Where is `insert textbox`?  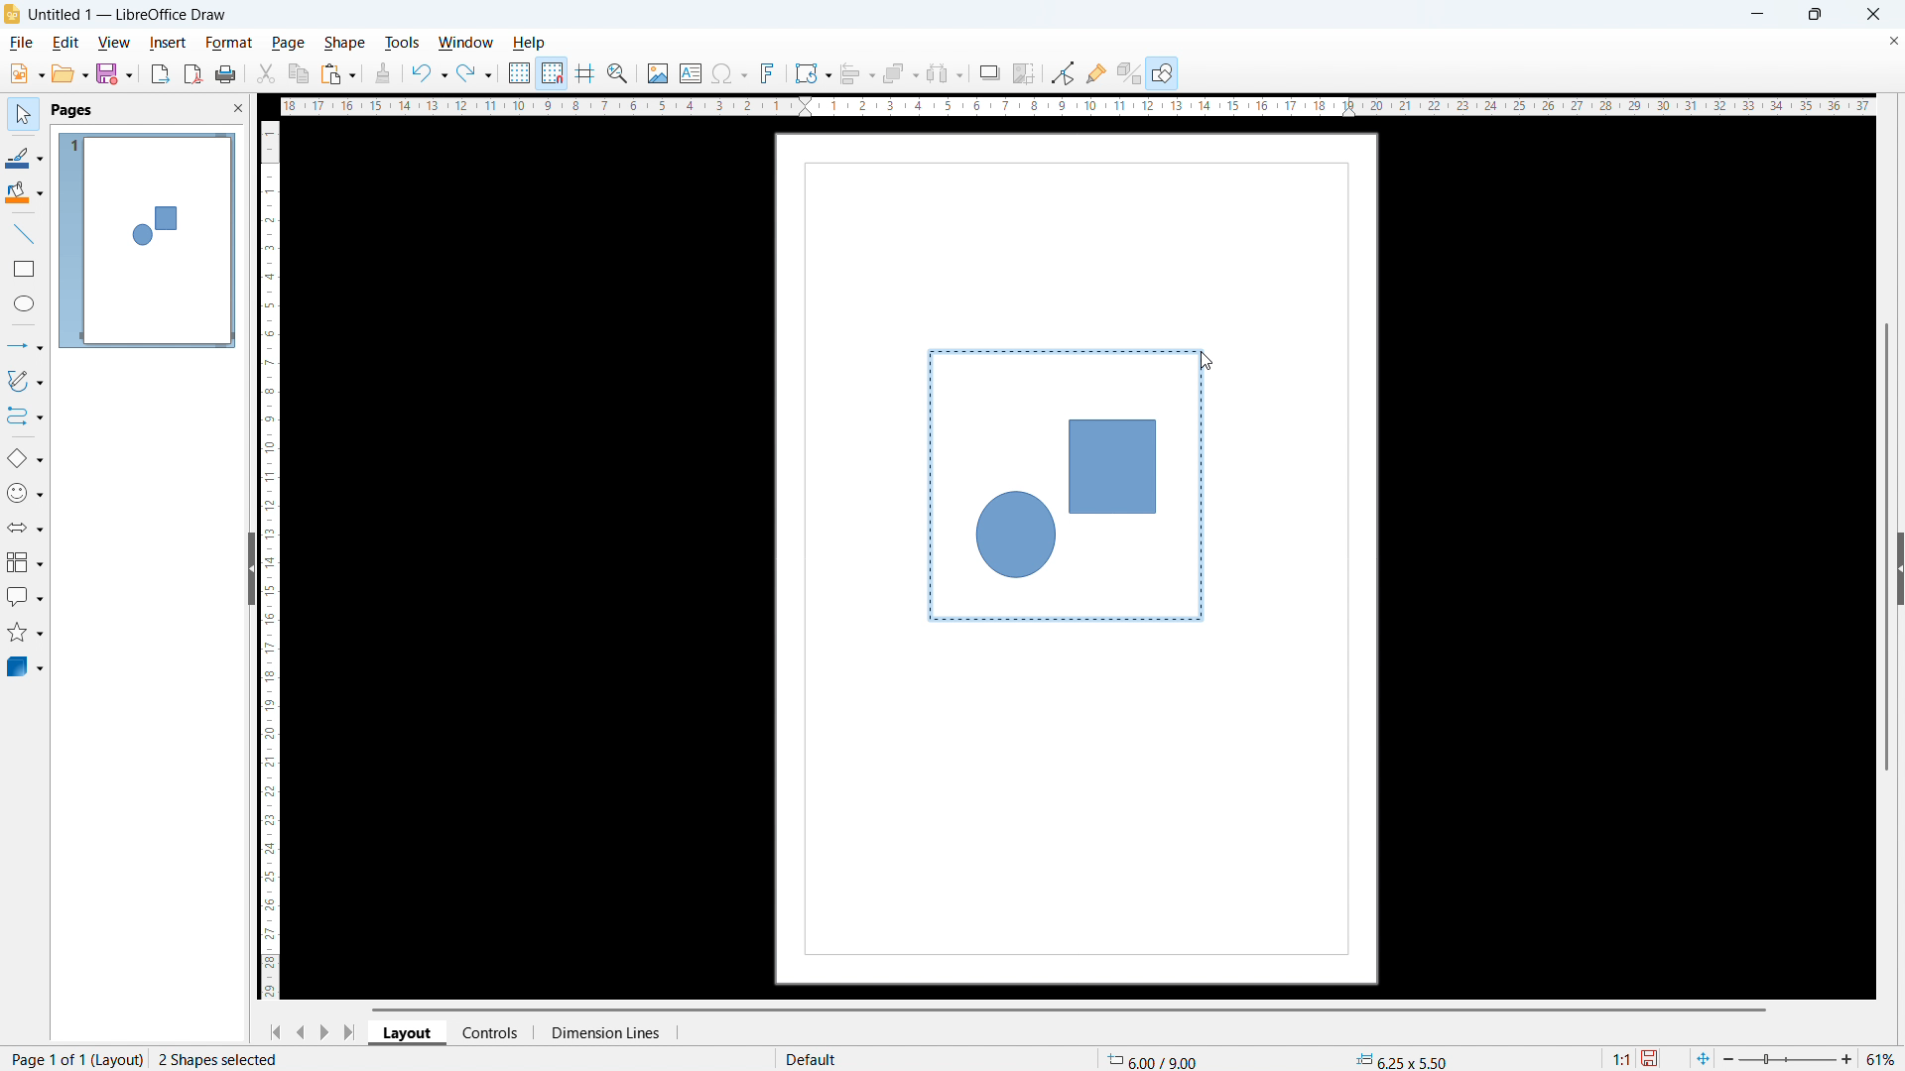 insert textbox is located at coordinates (691, 72).